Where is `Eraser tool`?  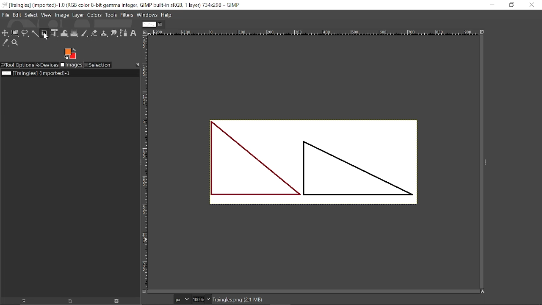 Eraser tool is located at coordinates (94, 33).